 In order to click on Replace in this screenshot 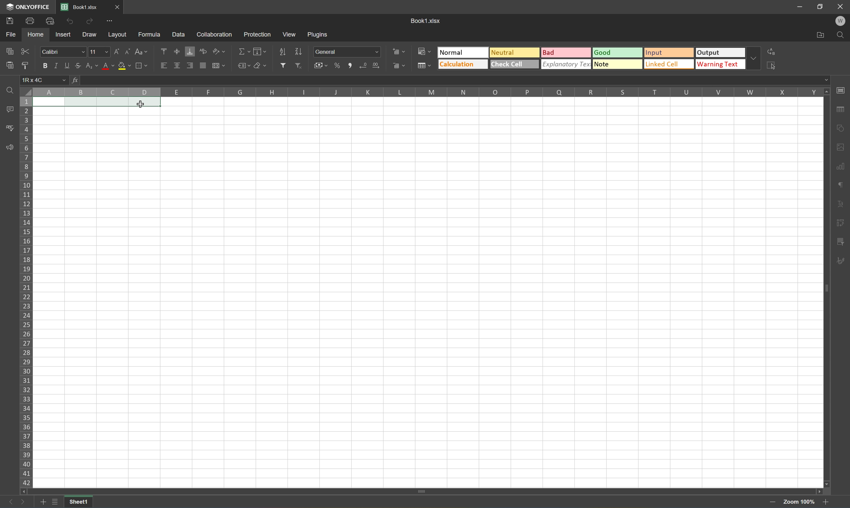, I will do `click(773, 52)`.